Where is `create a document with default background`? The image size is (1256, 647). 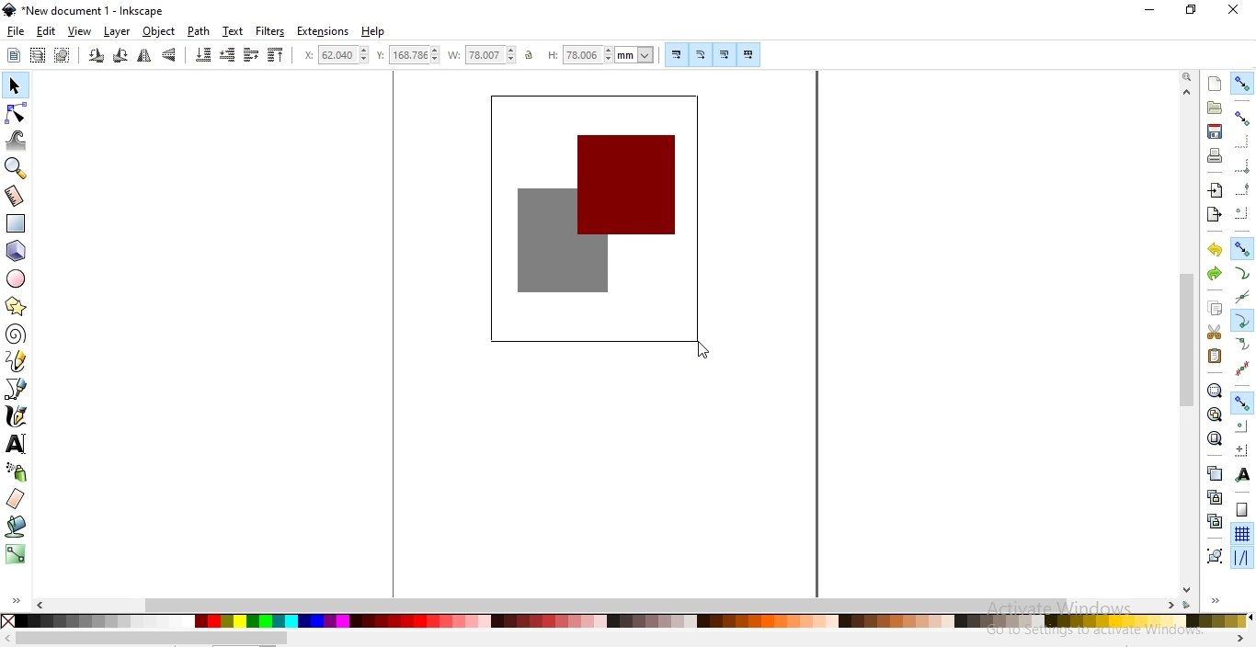 create a document with default background is located at coordinates (1215, 84).